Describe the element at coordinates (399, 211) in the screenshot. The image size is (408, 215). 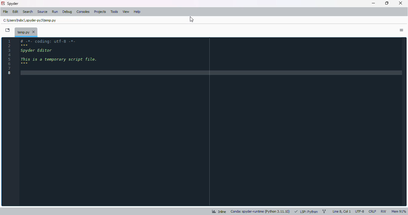
I see `Mem 91%` at that location.